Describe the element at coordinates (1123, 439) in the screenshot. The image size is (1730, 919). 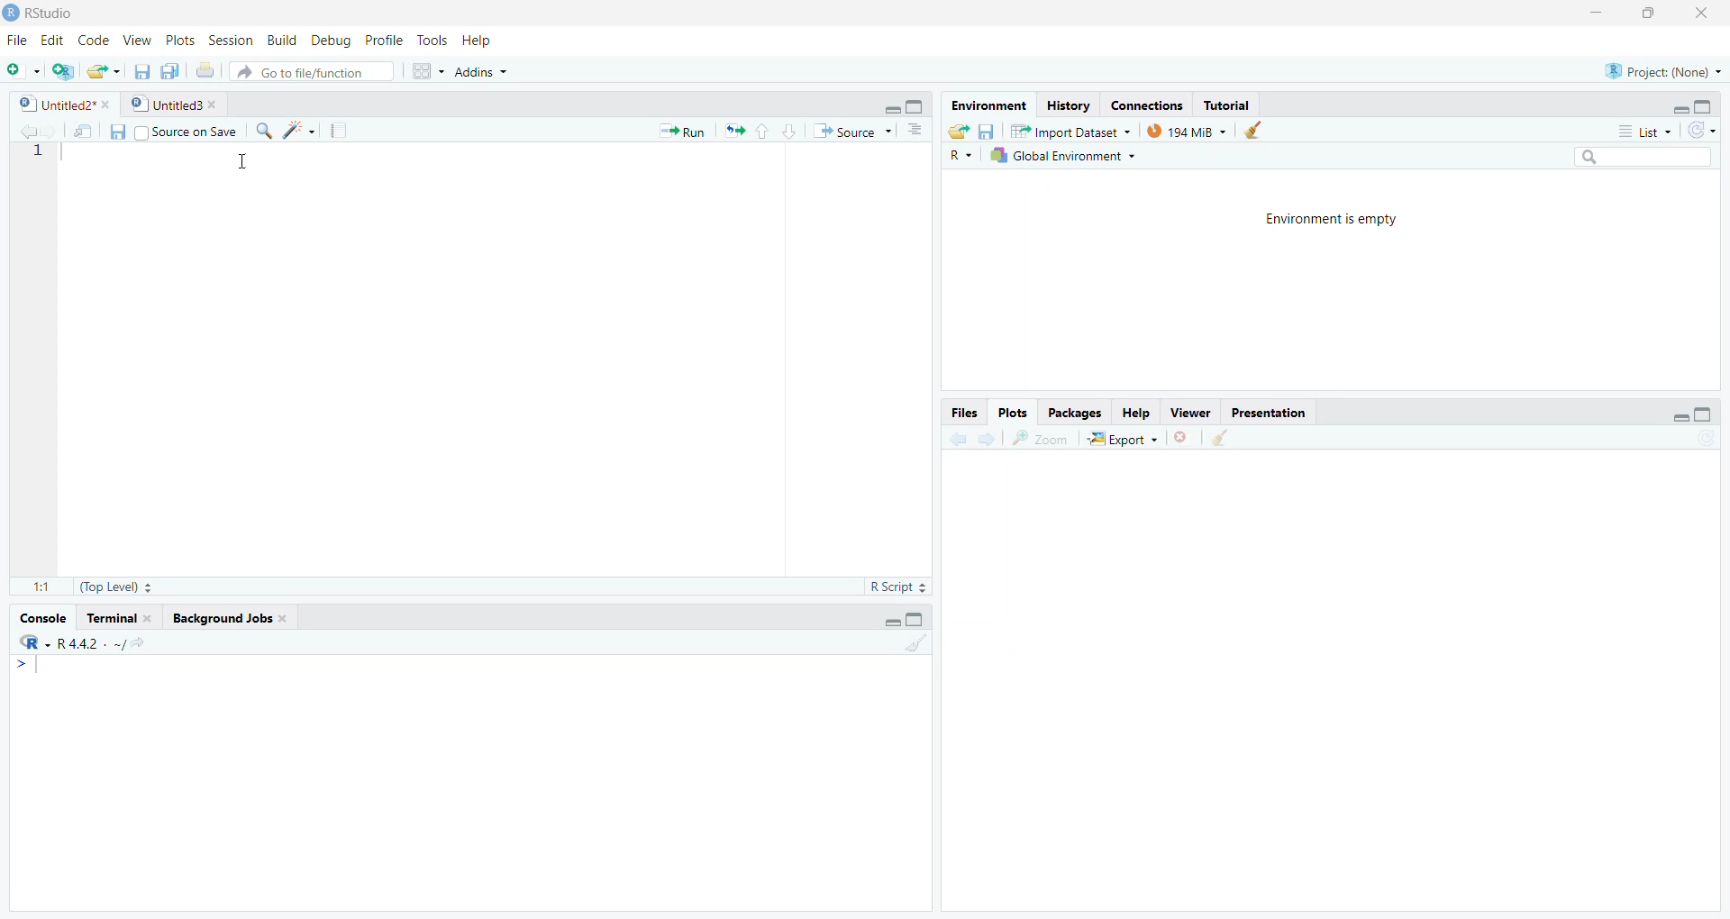
I see `Export ` at that location.